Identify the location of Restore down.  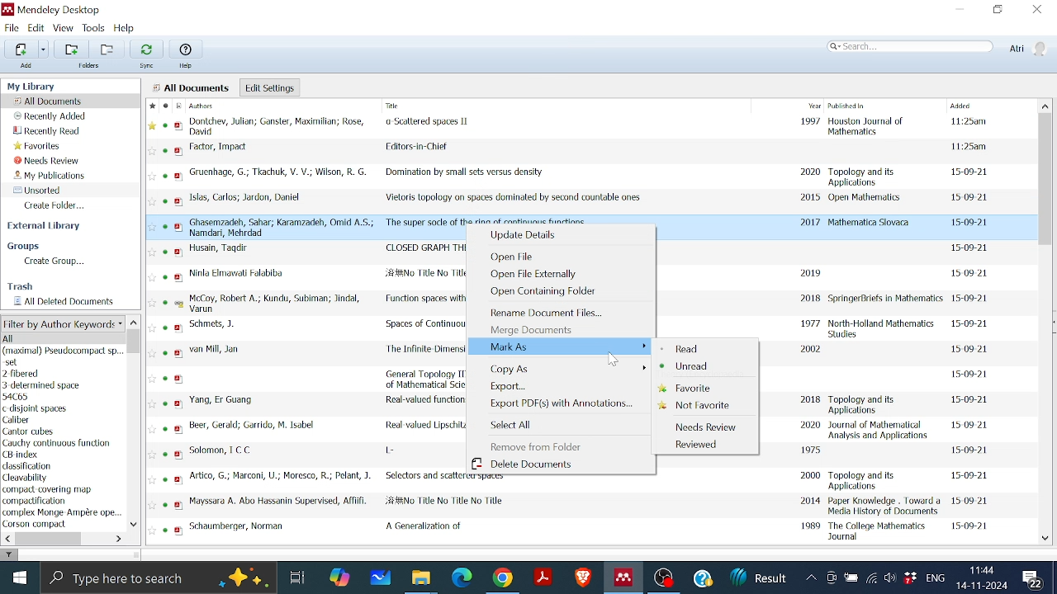
(996, 10).